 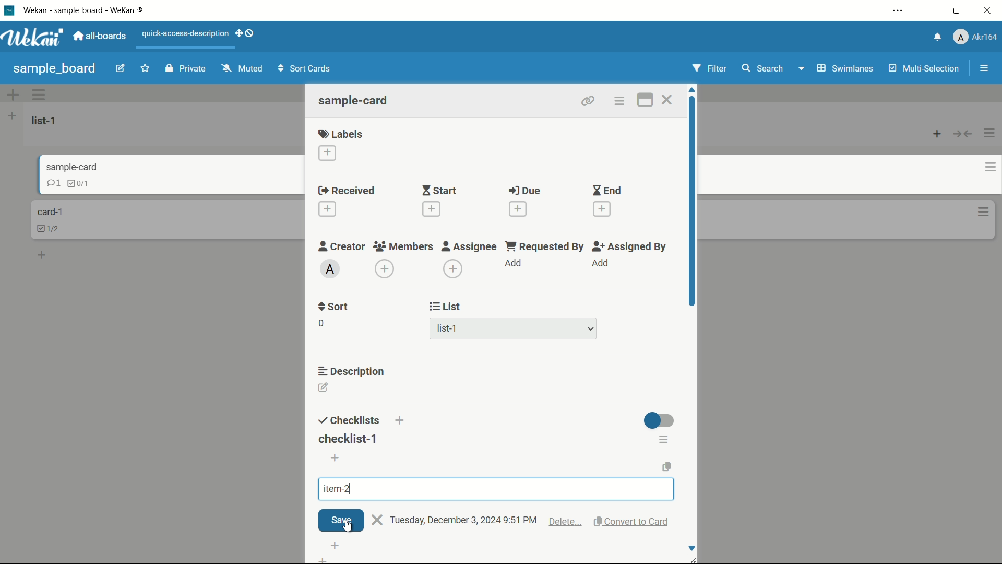 I want to click on list-1, so click(x=513, y=328).